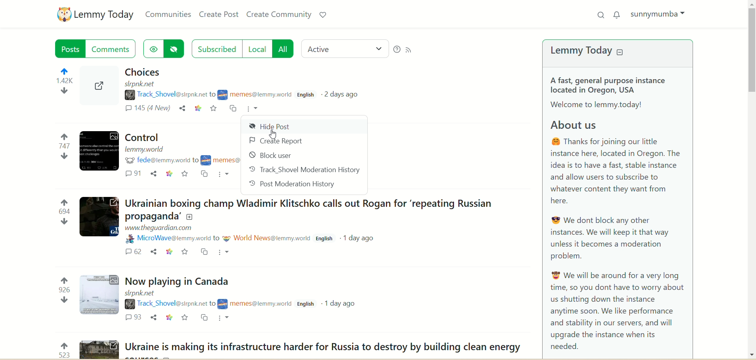  I want to click on cross post, so click(205, 317).